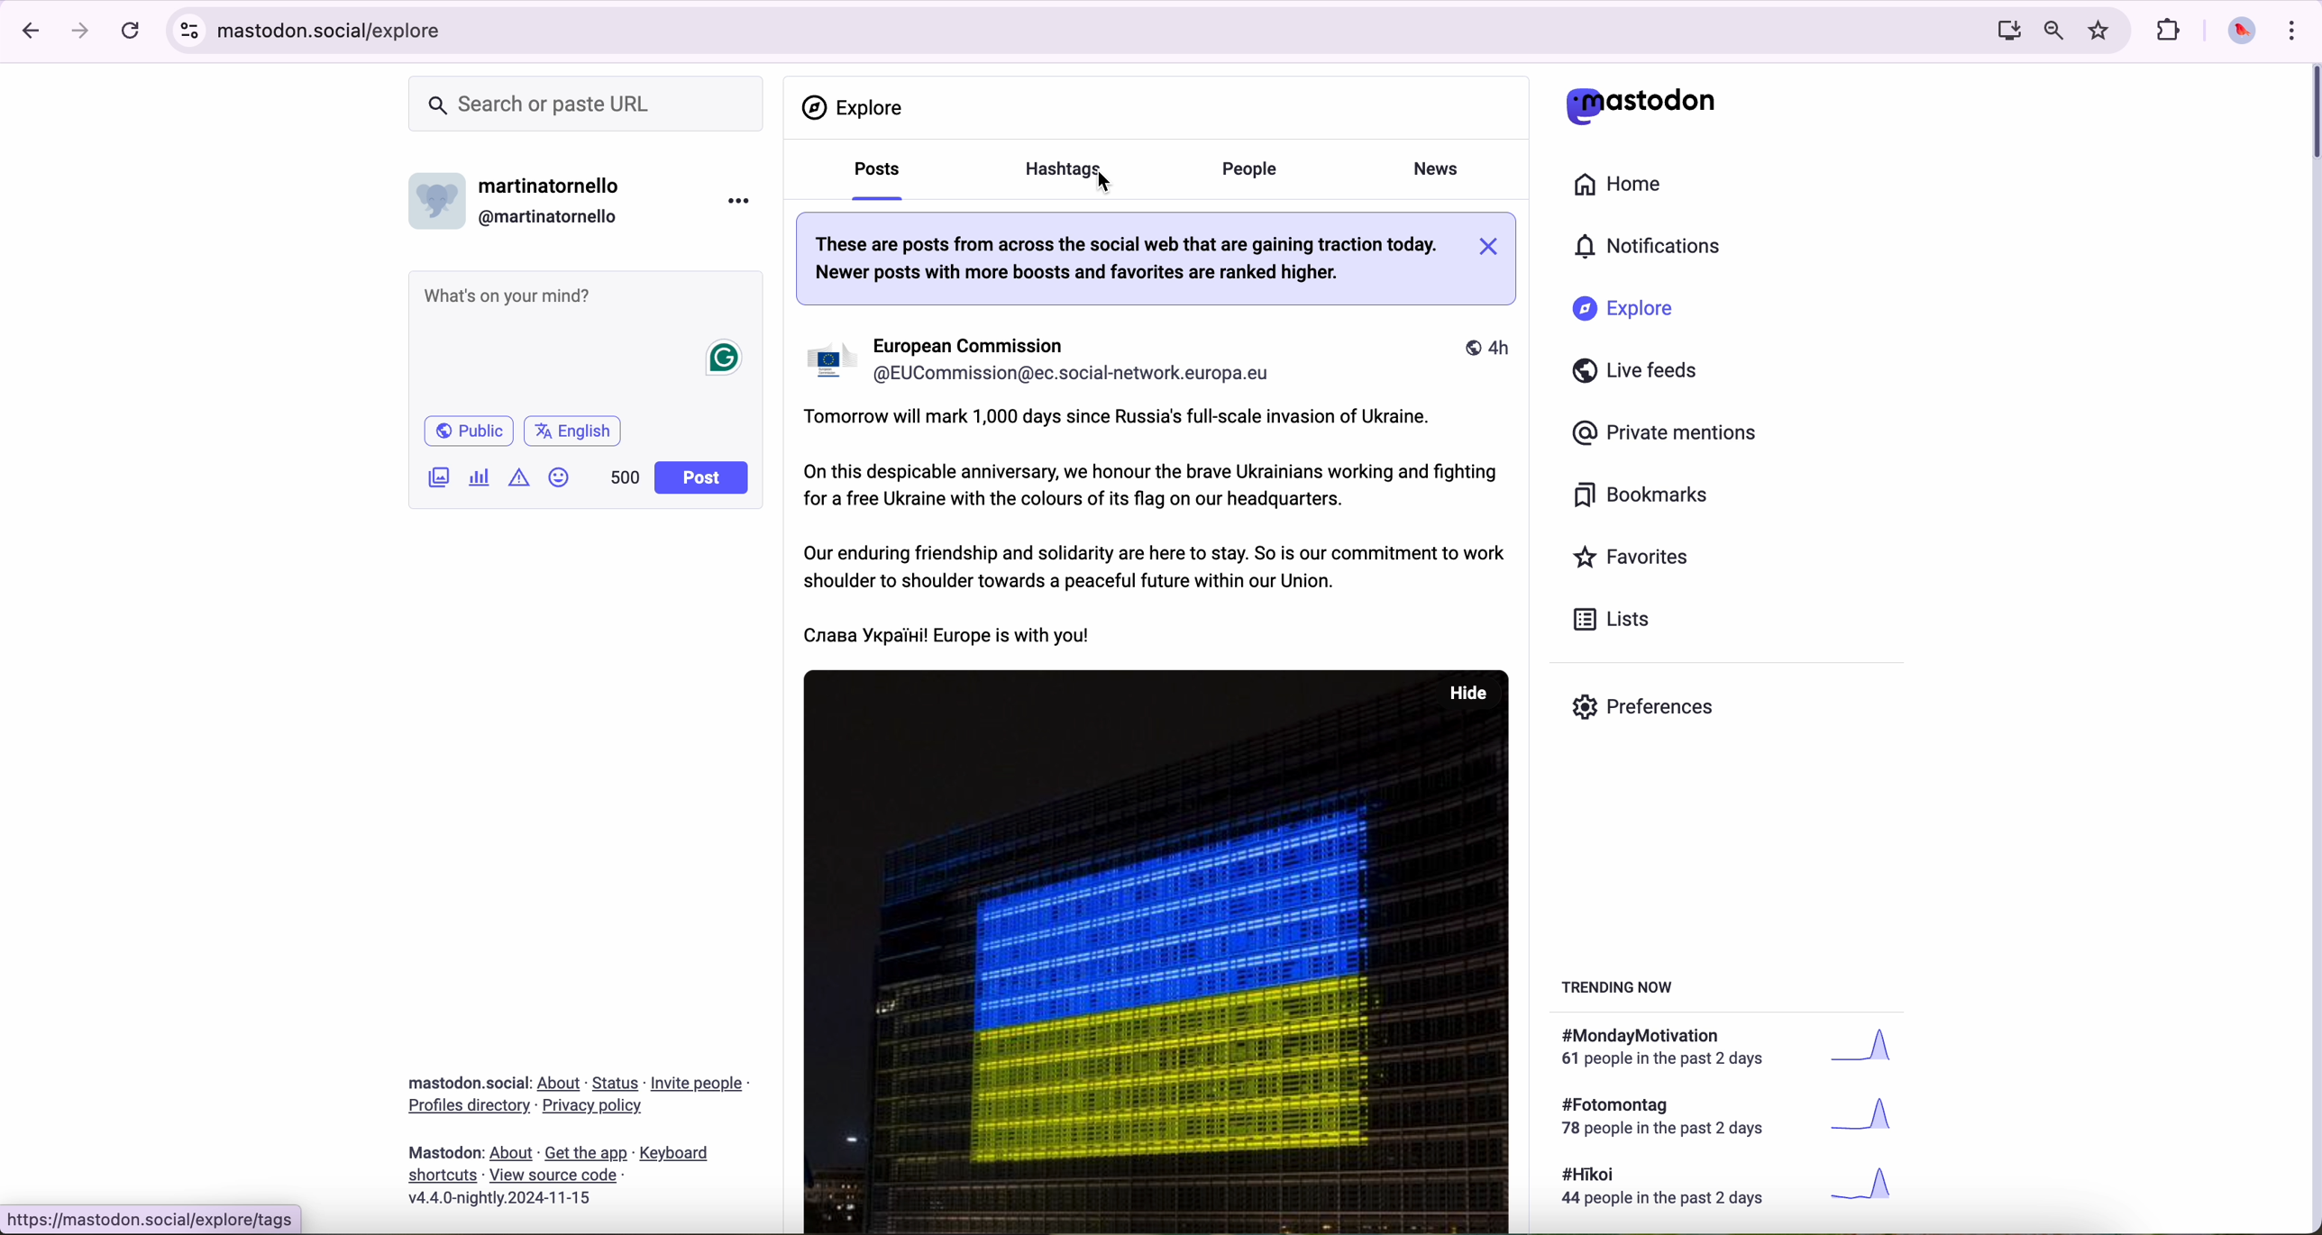  What do you see at coordinates (594, 1105) in the screenshot?
I see `link` at bounding box center [594, 1105].